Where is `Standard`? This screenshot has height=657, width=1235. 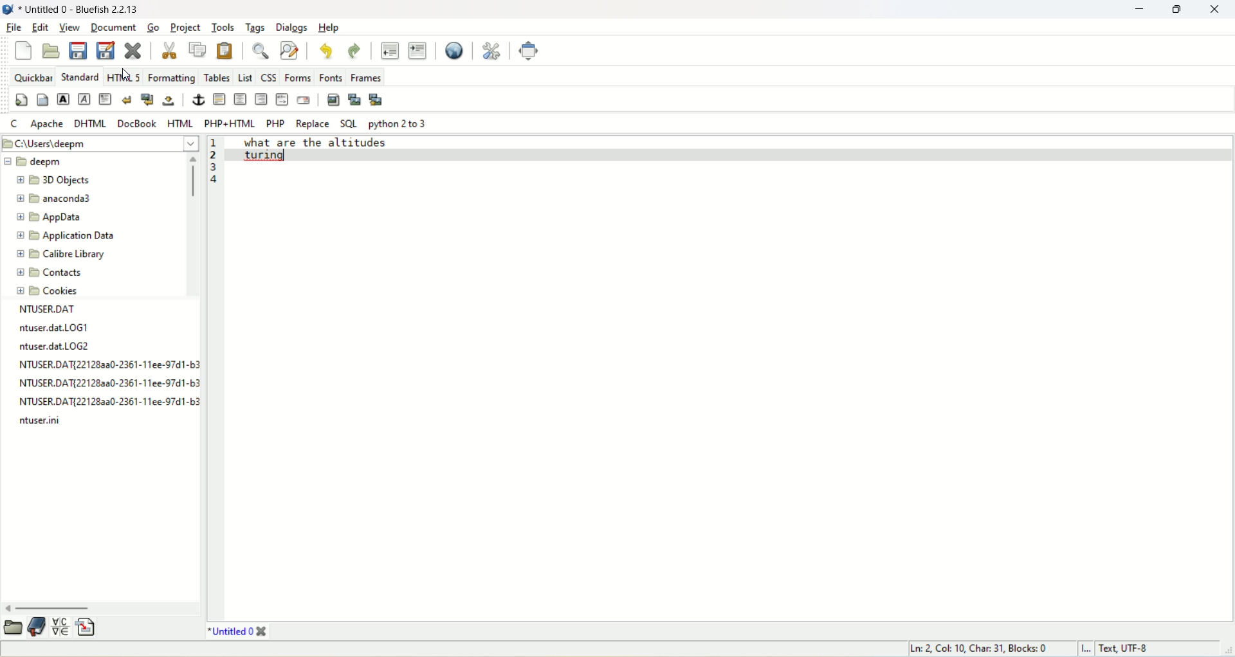
Standard is located at coordinates (80, 76).